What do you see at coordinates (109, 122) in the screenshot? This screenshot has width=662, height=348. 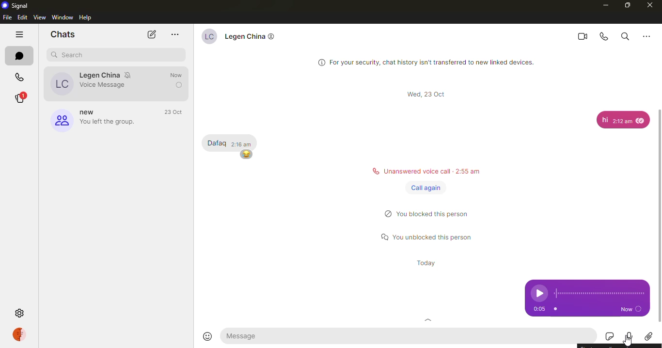 I see `‘You left the group.` at bounding box center [109, 122].